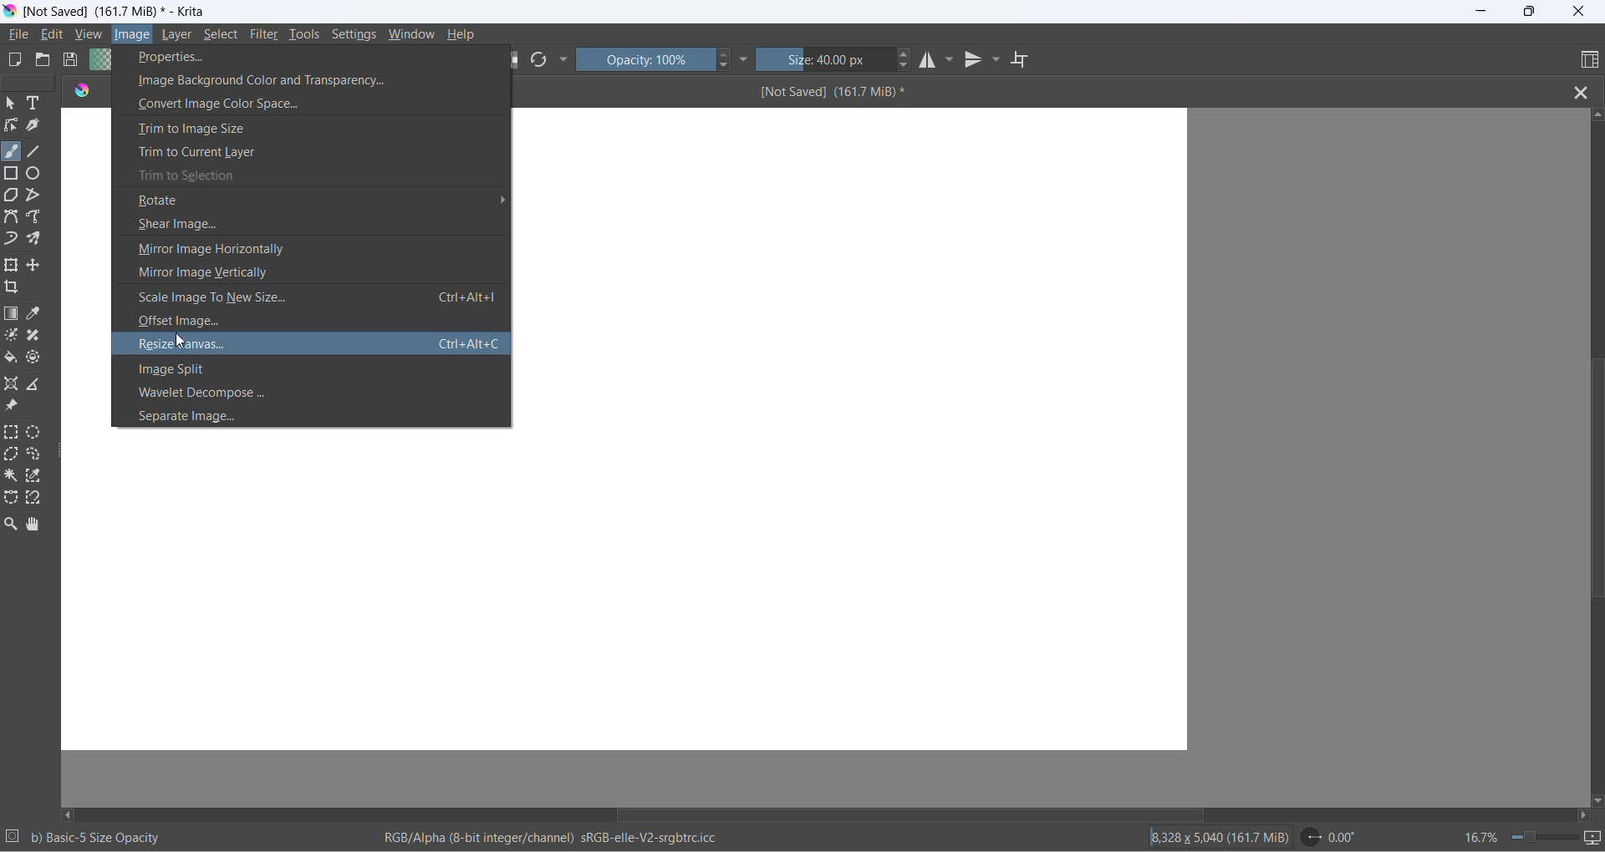 This screenshot has height=852, width=1605. Describe the element at coordinates (34, 196) in the screenshot. I see `polyline tool` at that location.